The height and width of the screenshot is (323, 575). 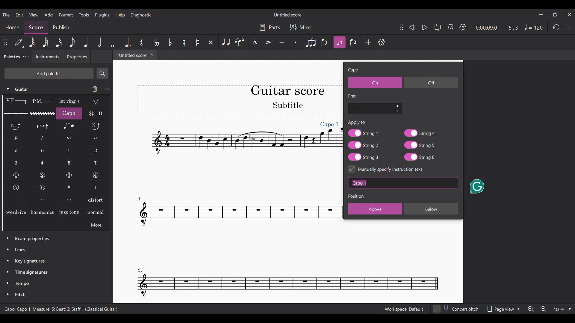 What do you see at coordinates (106, 89) in the screenshot?
I see `Guitar settings` at bounding box center [106, 89].